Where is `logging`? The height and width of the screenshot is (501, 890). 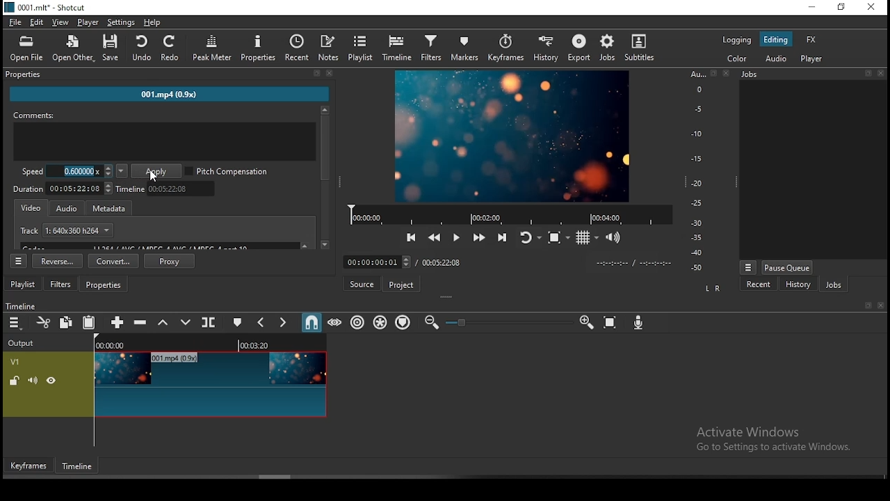
logging is located at coordinates (738, 39).